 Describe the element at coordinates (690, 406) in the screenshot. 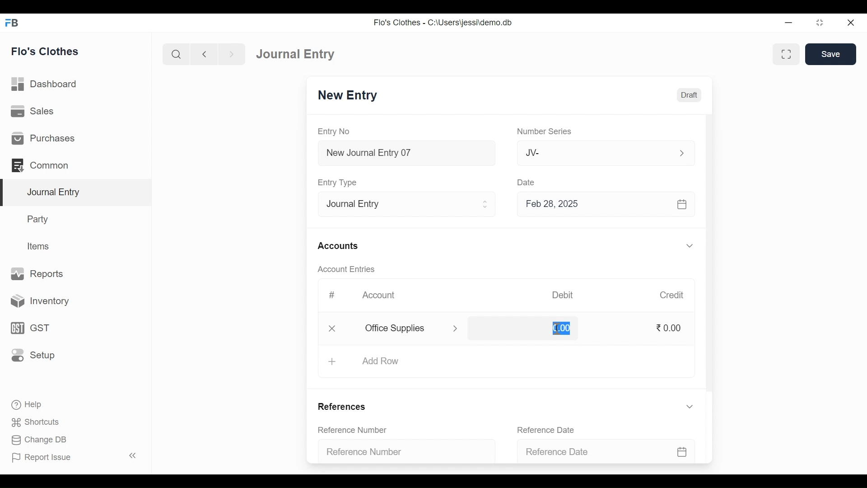

I see `Expand` at that location.